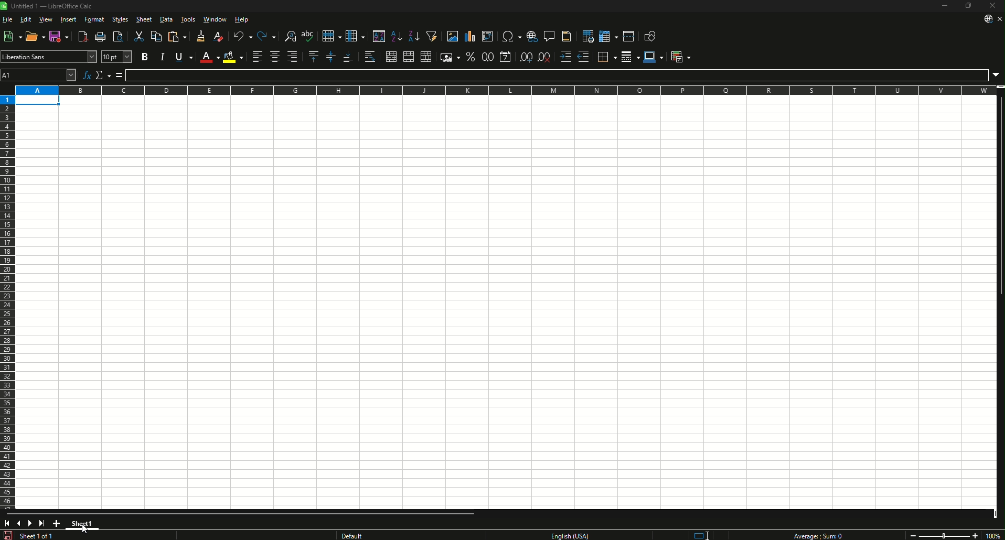  Describe the element at coordinates (83, 36) in the screenshot. I see `Export Directly as PDF` at that location.